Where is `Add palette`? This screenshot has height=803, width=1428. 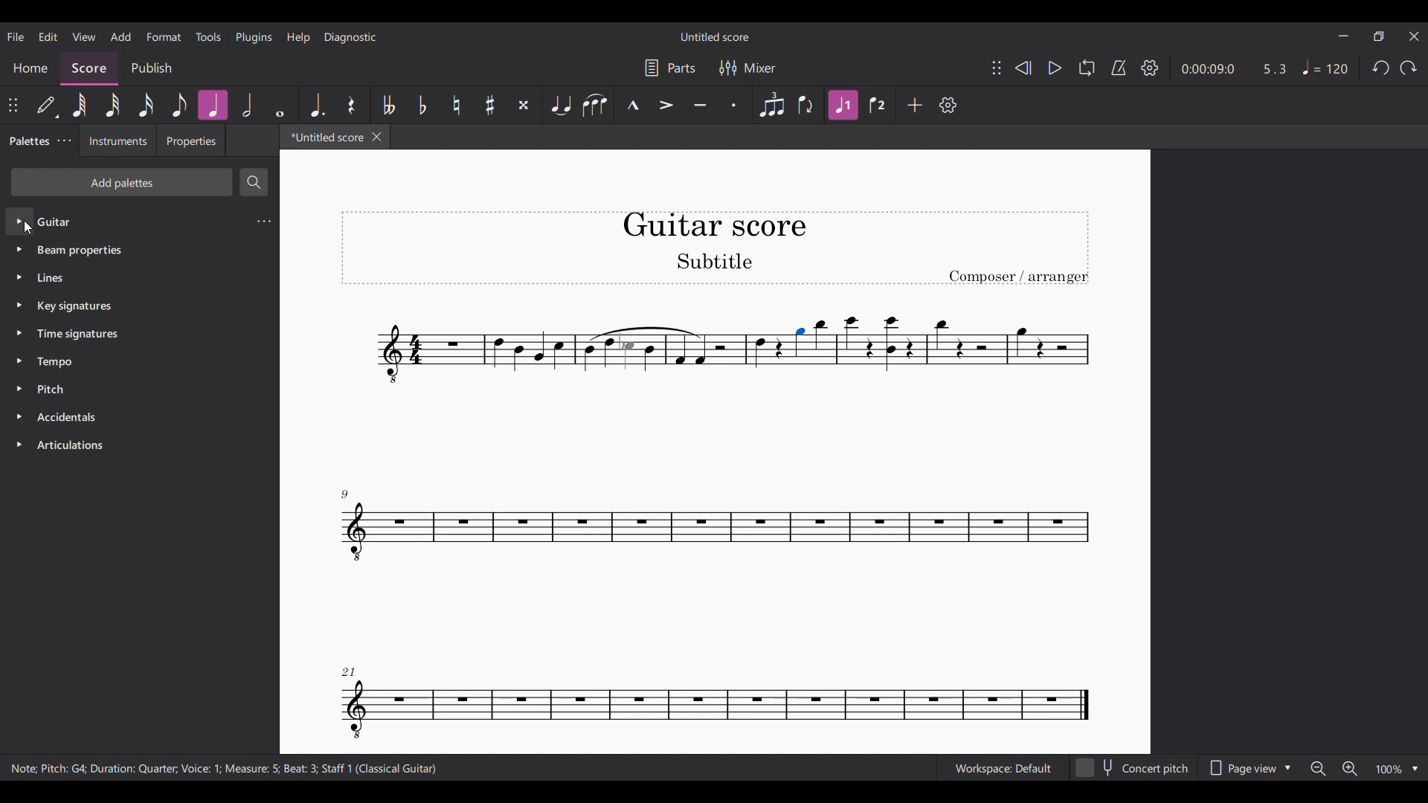 Add palette is located at coordinates (121, 182).